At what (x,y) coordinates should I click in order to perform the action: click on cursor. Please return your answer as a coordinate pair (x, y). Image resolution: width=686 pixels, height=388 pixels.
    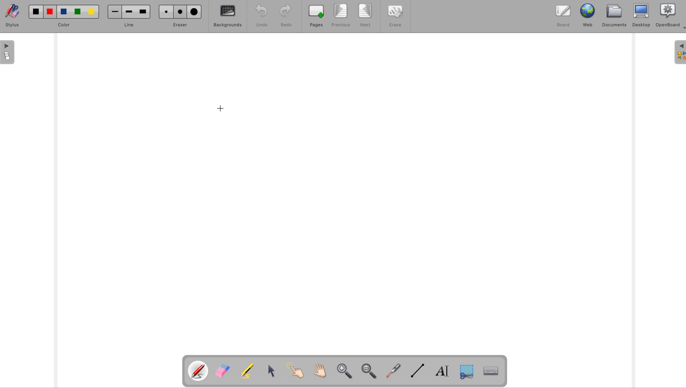
    Looking at the image, I should click on (222, 109).